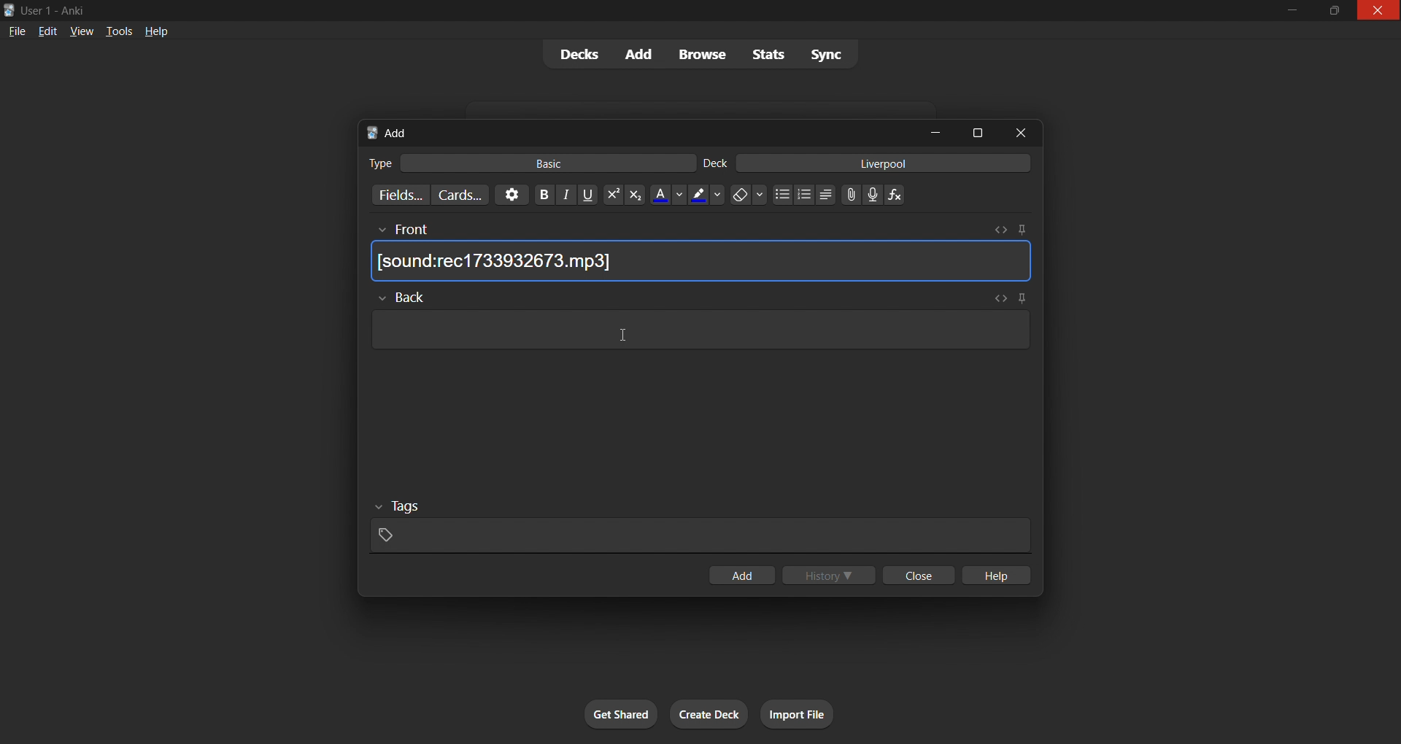 The height and width of the screenshot is (744, 1401). What do you see at coordinates (700, 328) in the screenshot?
I see `card back input` at bounding box center [700, 328].